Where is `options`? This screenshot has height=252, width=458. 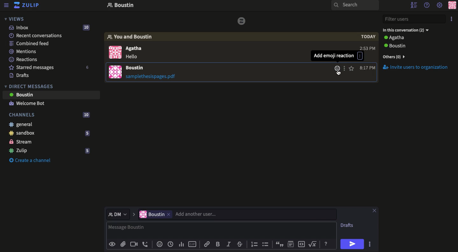 options is located at coordinates (343, 68).